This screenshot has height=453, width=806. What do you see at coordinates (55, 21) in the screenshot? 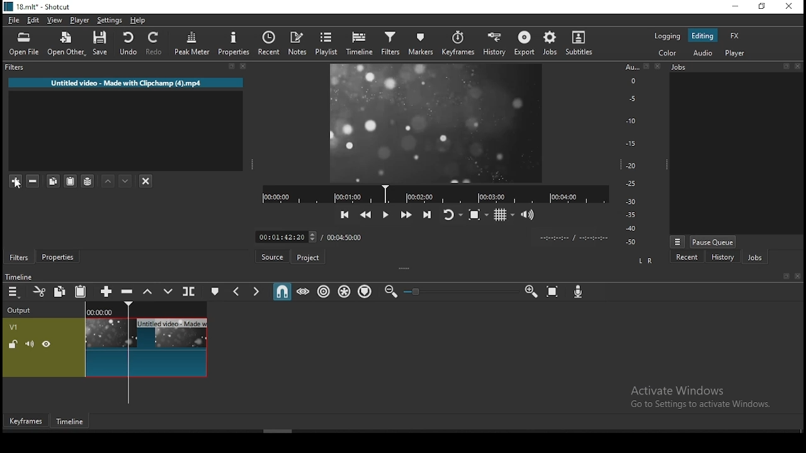
I see `view` at bounding box center [55, 21].